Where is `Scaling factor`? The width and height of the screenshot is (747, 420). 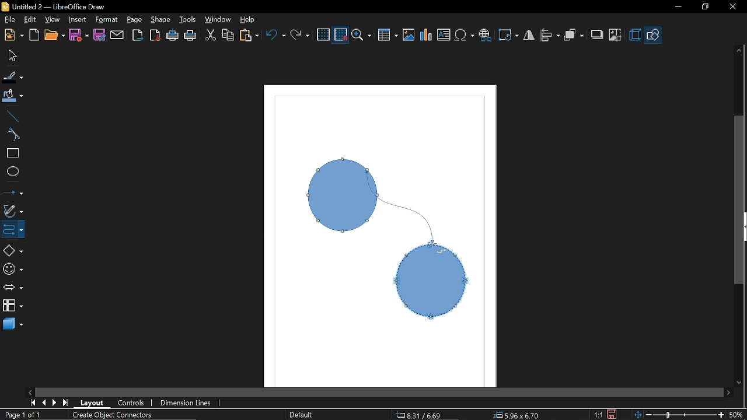 Scaling factor is located at coordinates (599, 414).